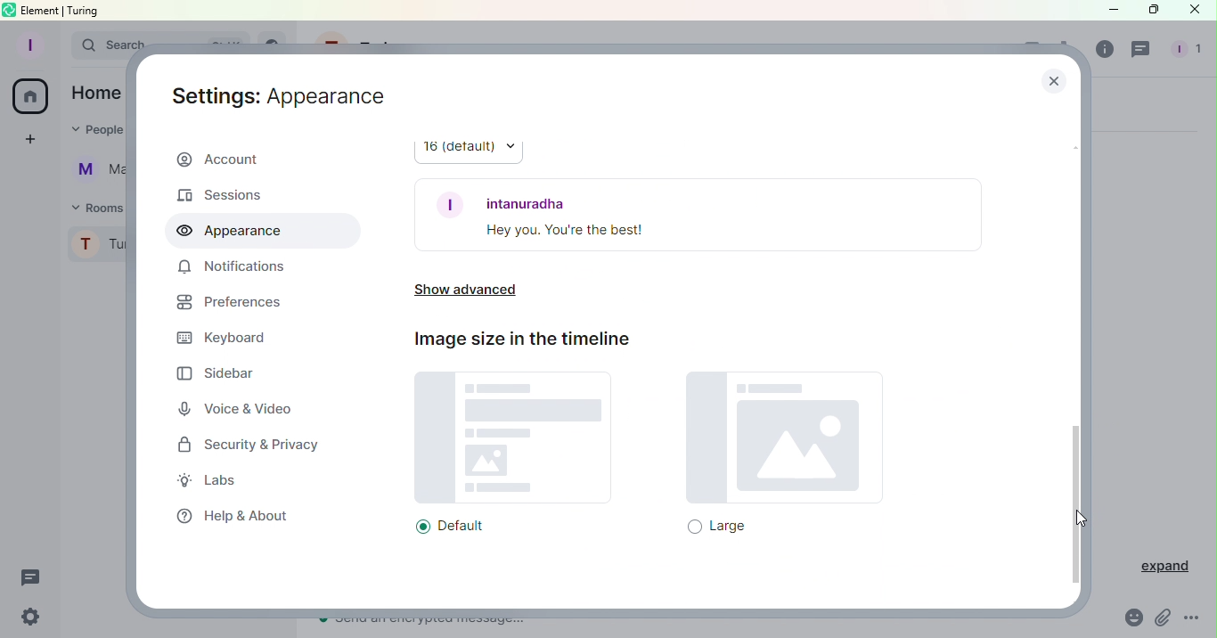 The width and height of the screenshot is (1217, 638). I want to click on Account, so click(249, 159).